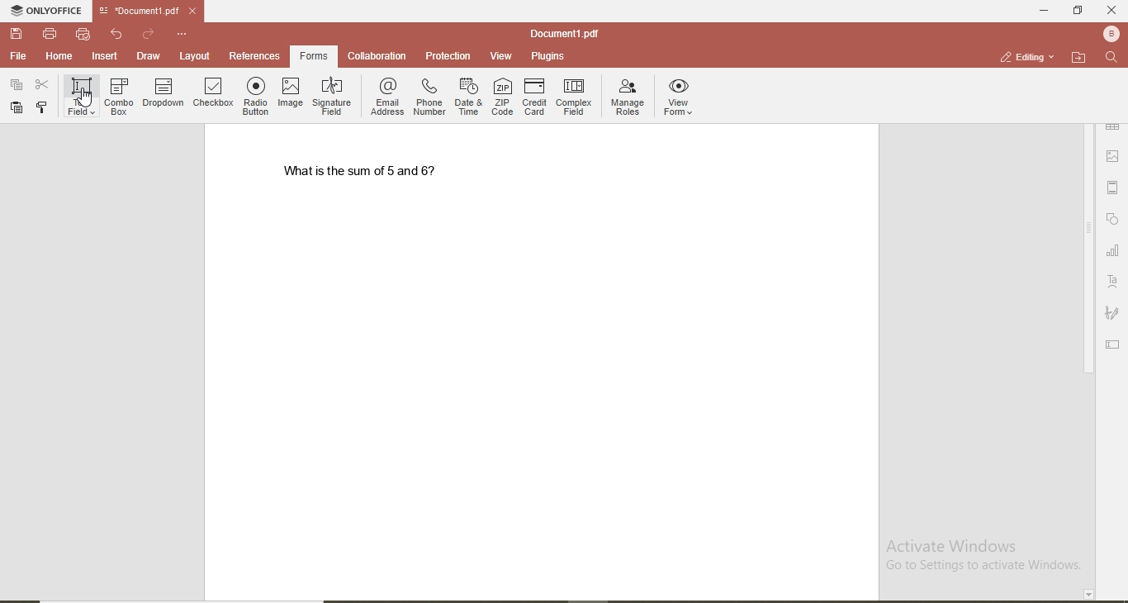 This screenshot has height=603, width=1128. I want to click on references, so click(255, 57).